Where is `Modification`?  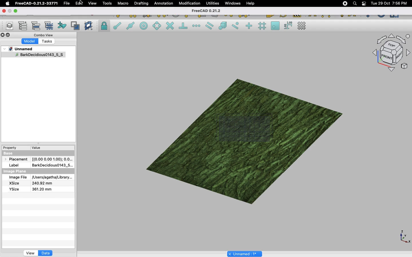
Modification is located at coordinates (191, 4).